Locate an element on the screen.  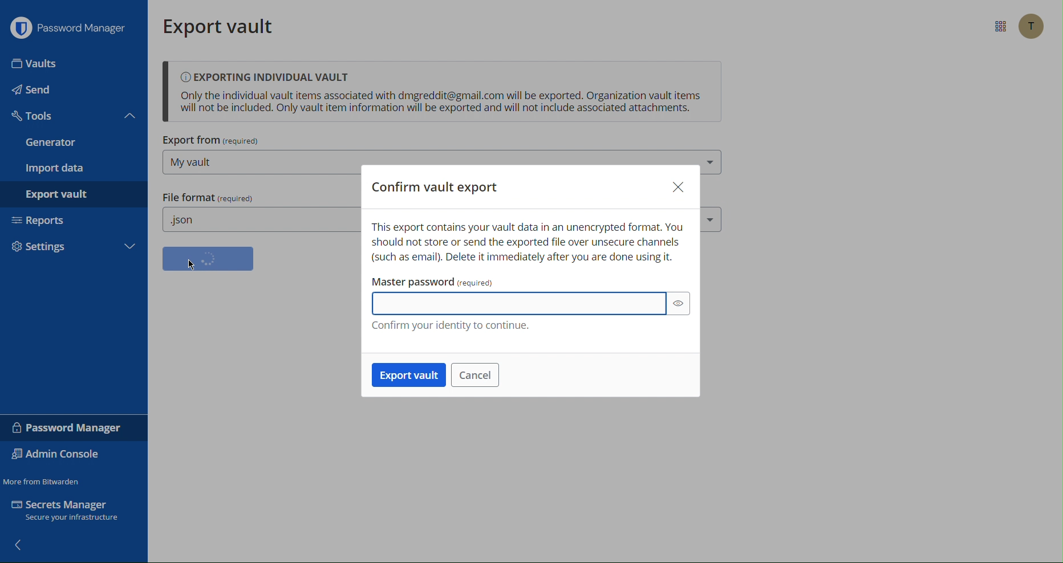
Confirm your identify to continue is located at coordinates (450, 327).